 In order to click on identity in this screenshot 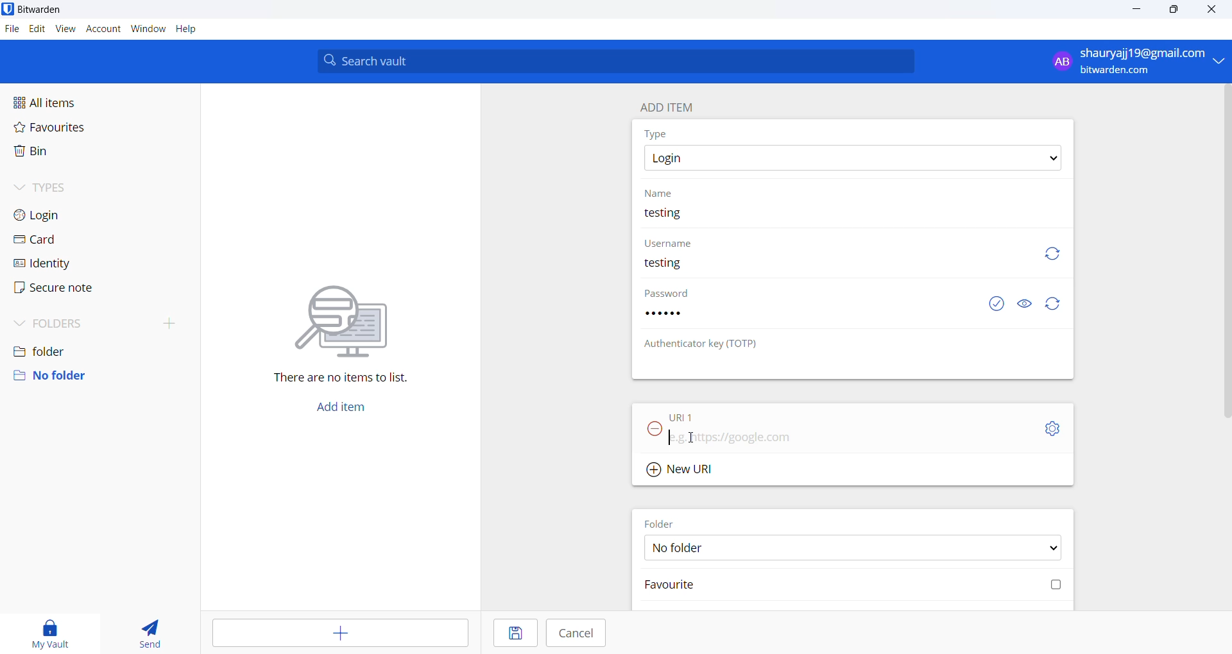, I will do `click(62, 264)`.